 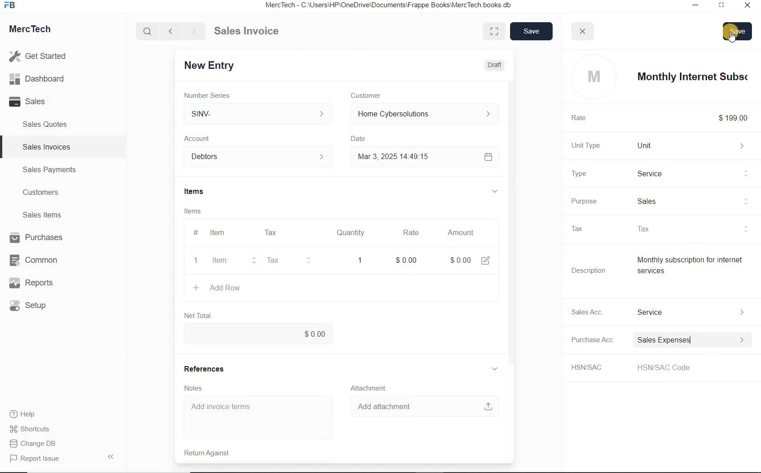 I want to click on Purchase Acc., so click(x=589, y=341).